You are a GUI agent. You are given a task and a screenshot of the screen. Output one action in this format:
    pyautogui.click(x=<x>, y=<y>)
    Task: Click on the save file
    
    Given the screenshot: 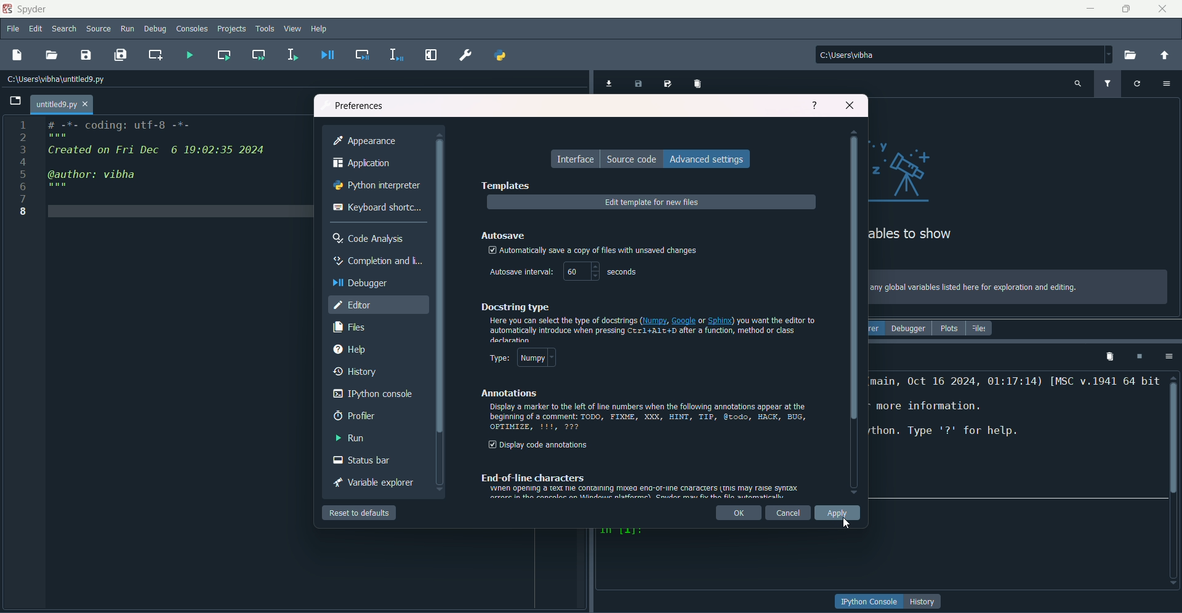 What is the action you would take?
    pyautogui.click(x=86, y=54)
    